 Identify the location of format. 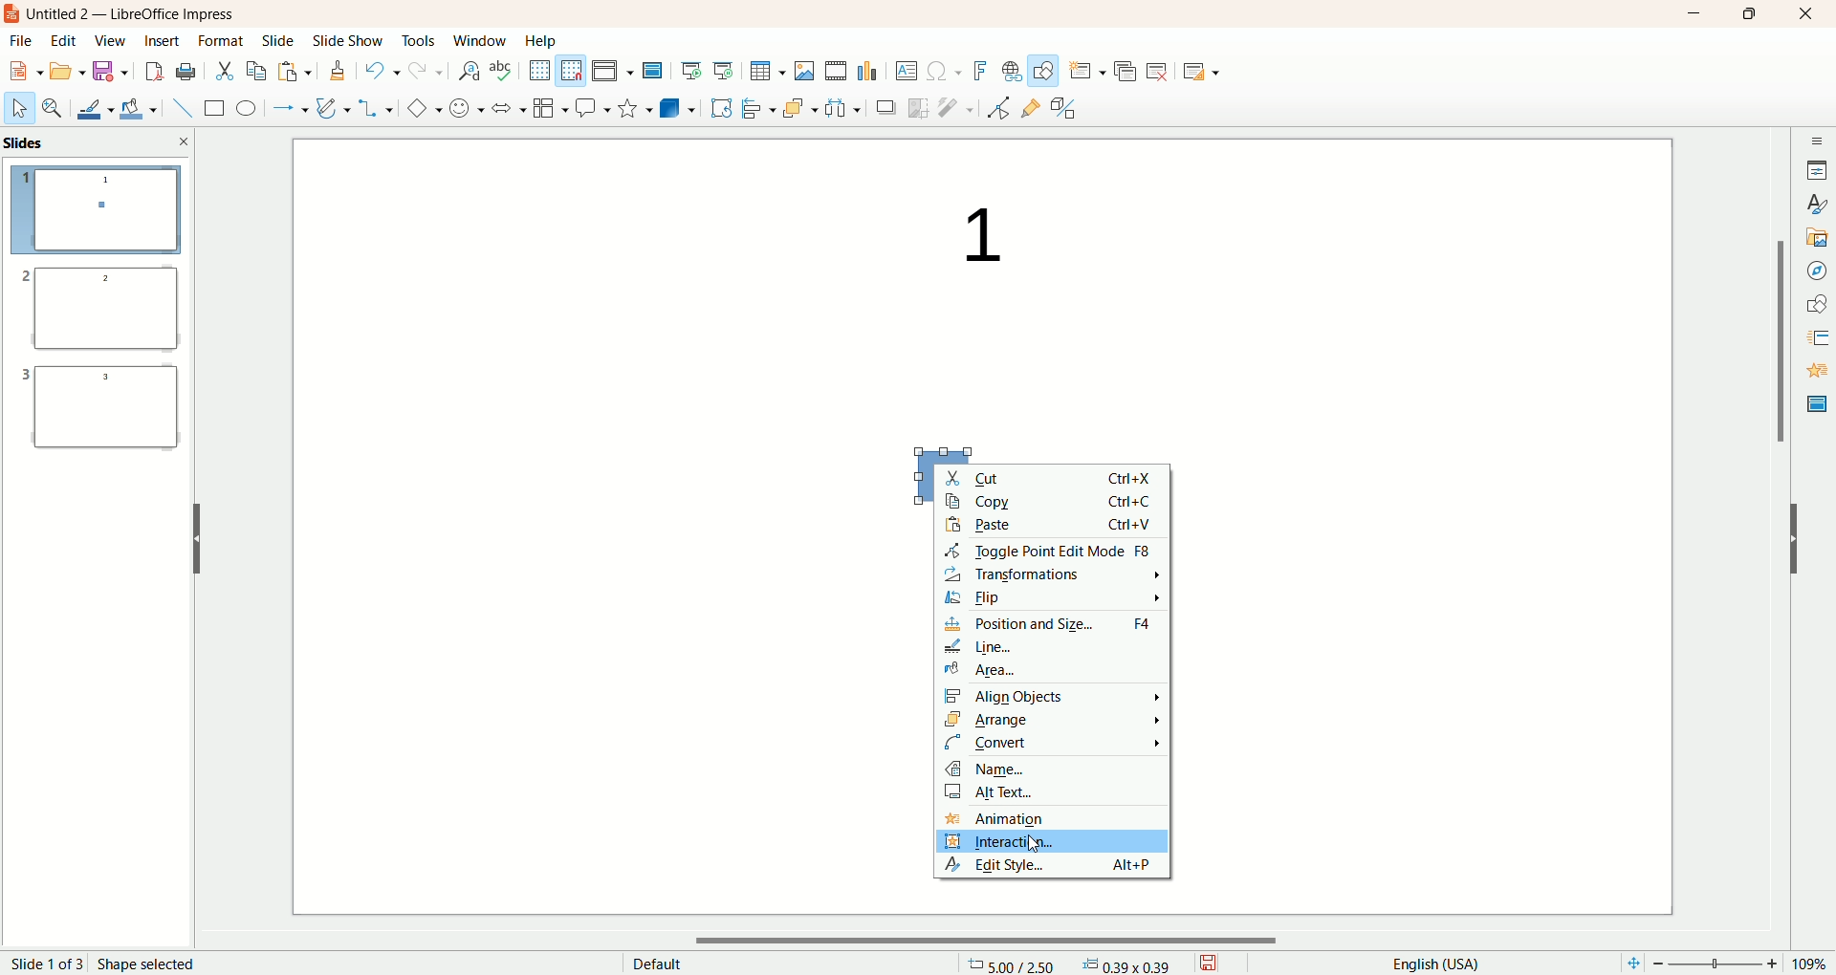
(222, 39).